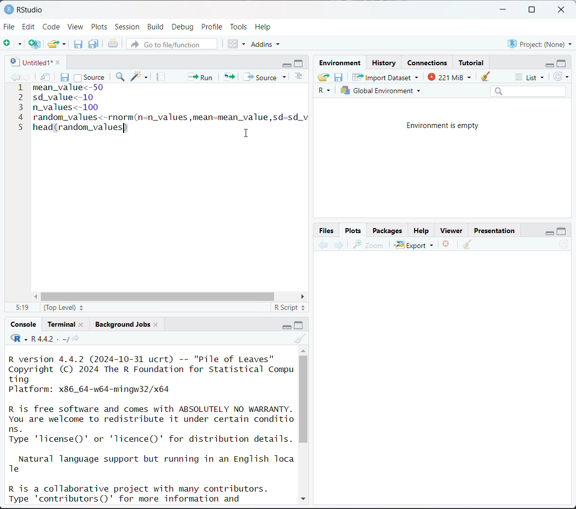 The image size is (576, 509). I want to click on code tools, so click(140, 76).